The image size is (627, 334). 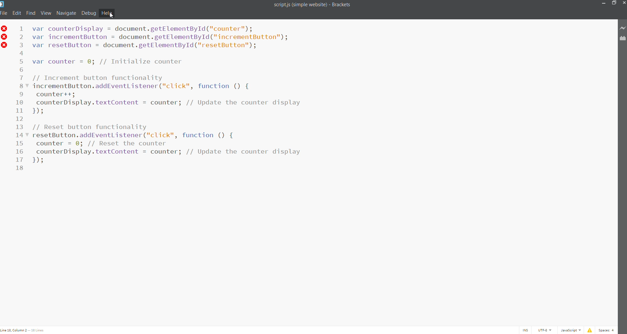 What do you see at coordinates (24, 330) in the screenshot?
I see `keyboard cursor position` at bounding box center [24, 330].